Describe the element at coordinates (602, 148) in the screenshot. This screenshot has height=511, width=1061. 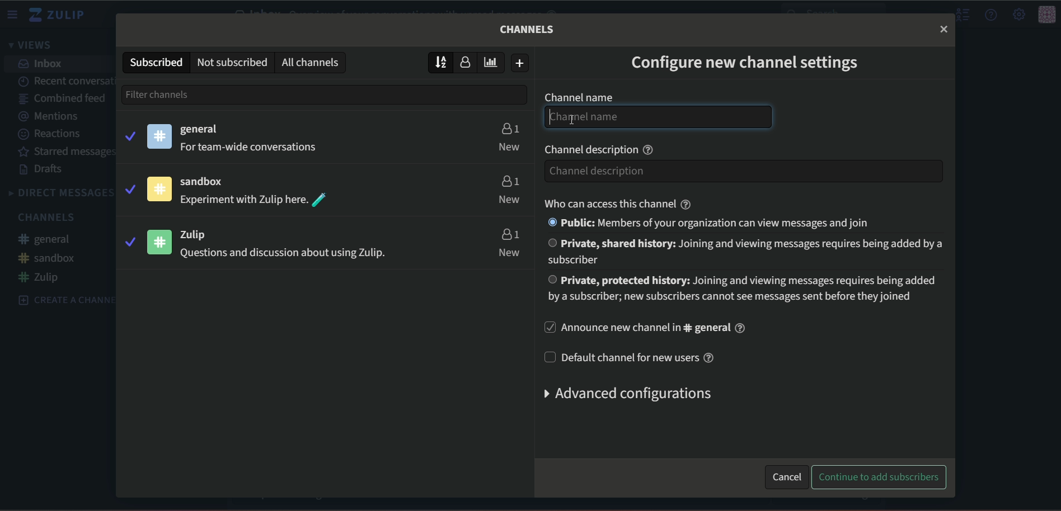
I see `Channel description` at that location.